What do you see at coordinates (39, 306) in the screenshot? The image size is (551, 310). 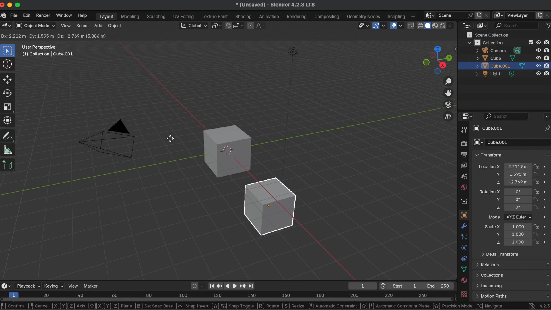 I see `cancel` at bounding box center [39, 306].